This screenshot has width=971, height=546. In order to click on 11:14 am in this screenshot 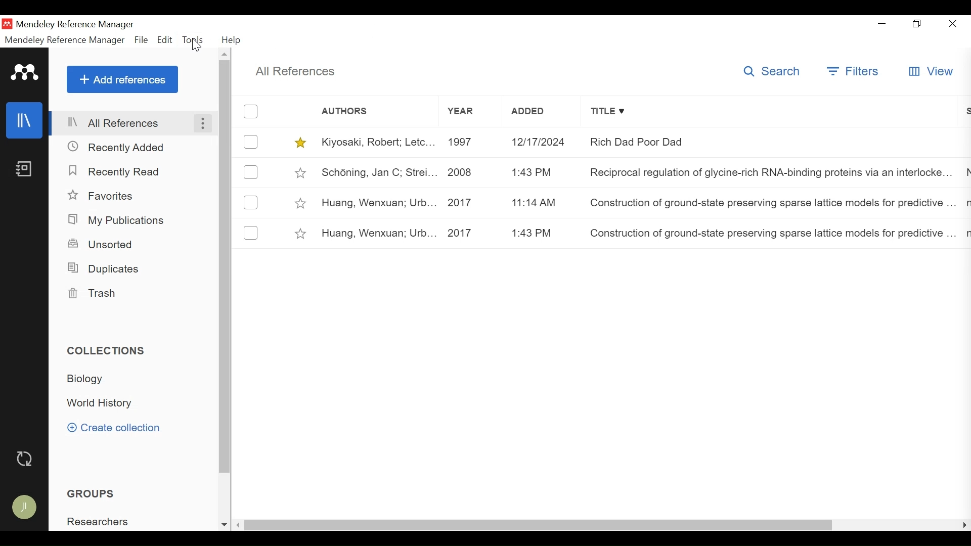, I will do `click(541, 205)`.